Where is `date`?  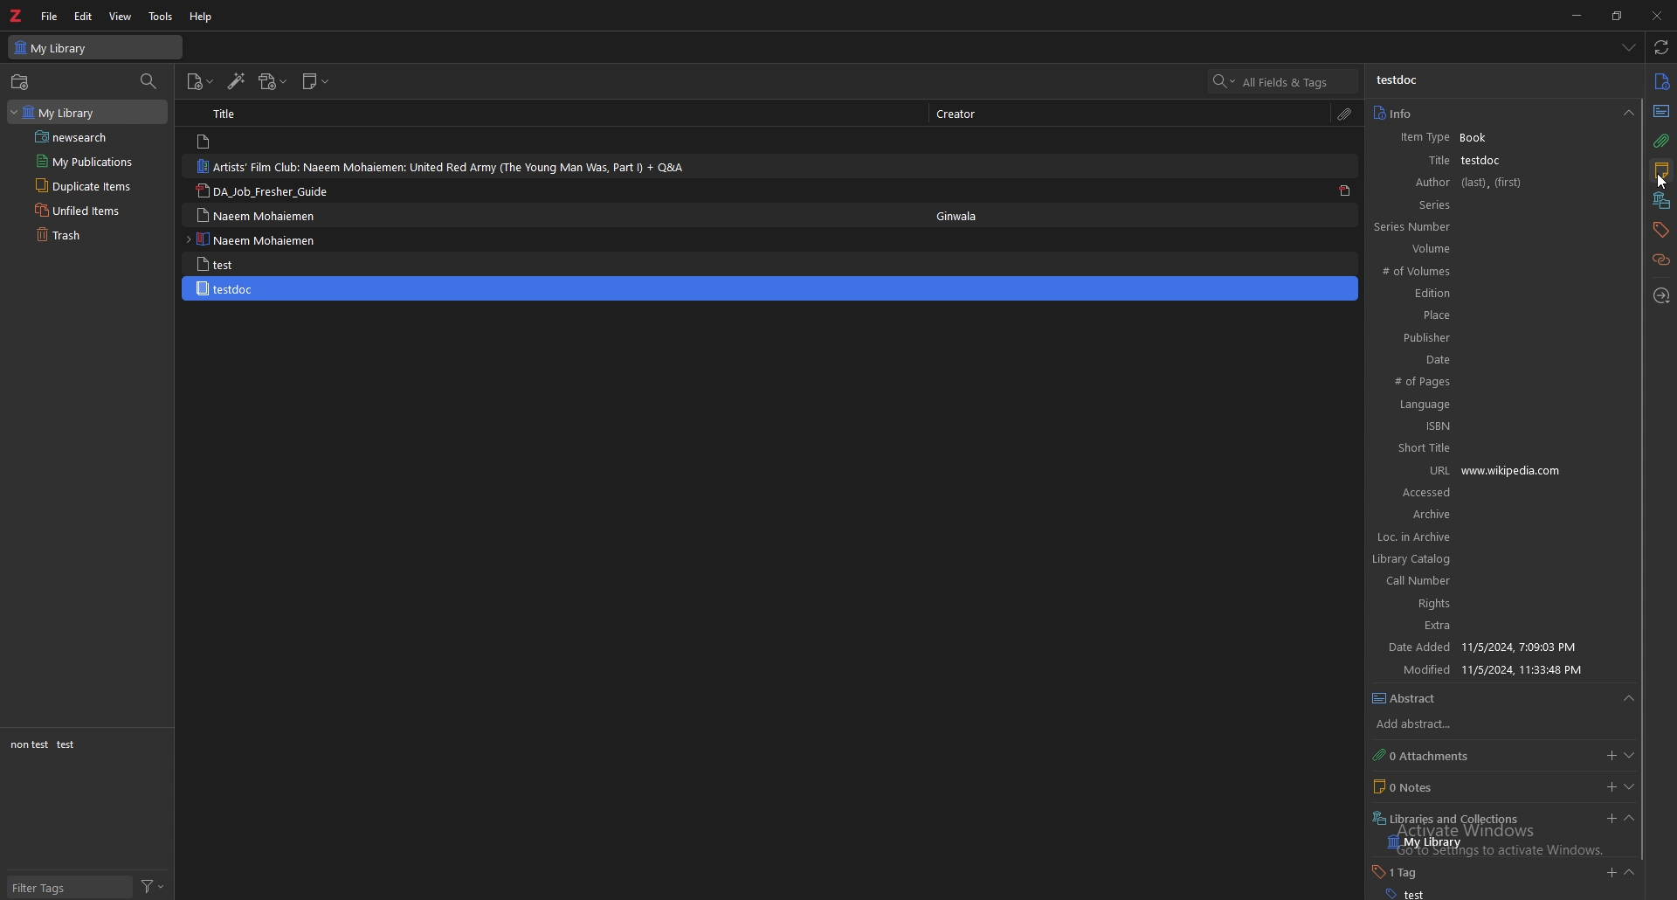
date is located at coordinates (1489, 361).